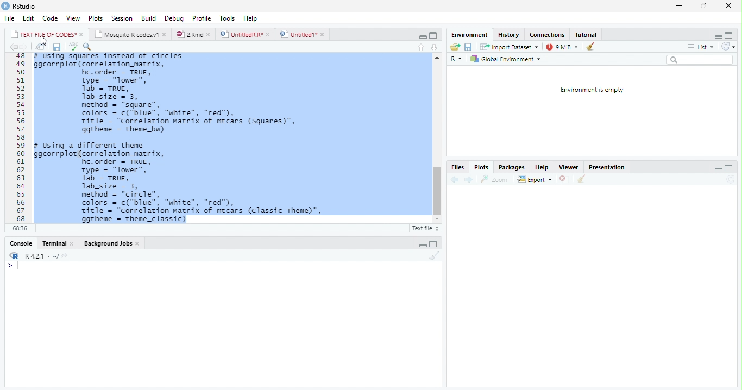 The image size is (742, 390). What do you see at coordinates (592, 90) in the screenshot?
I see `Environment is empty` at bounding box center [592, 90].